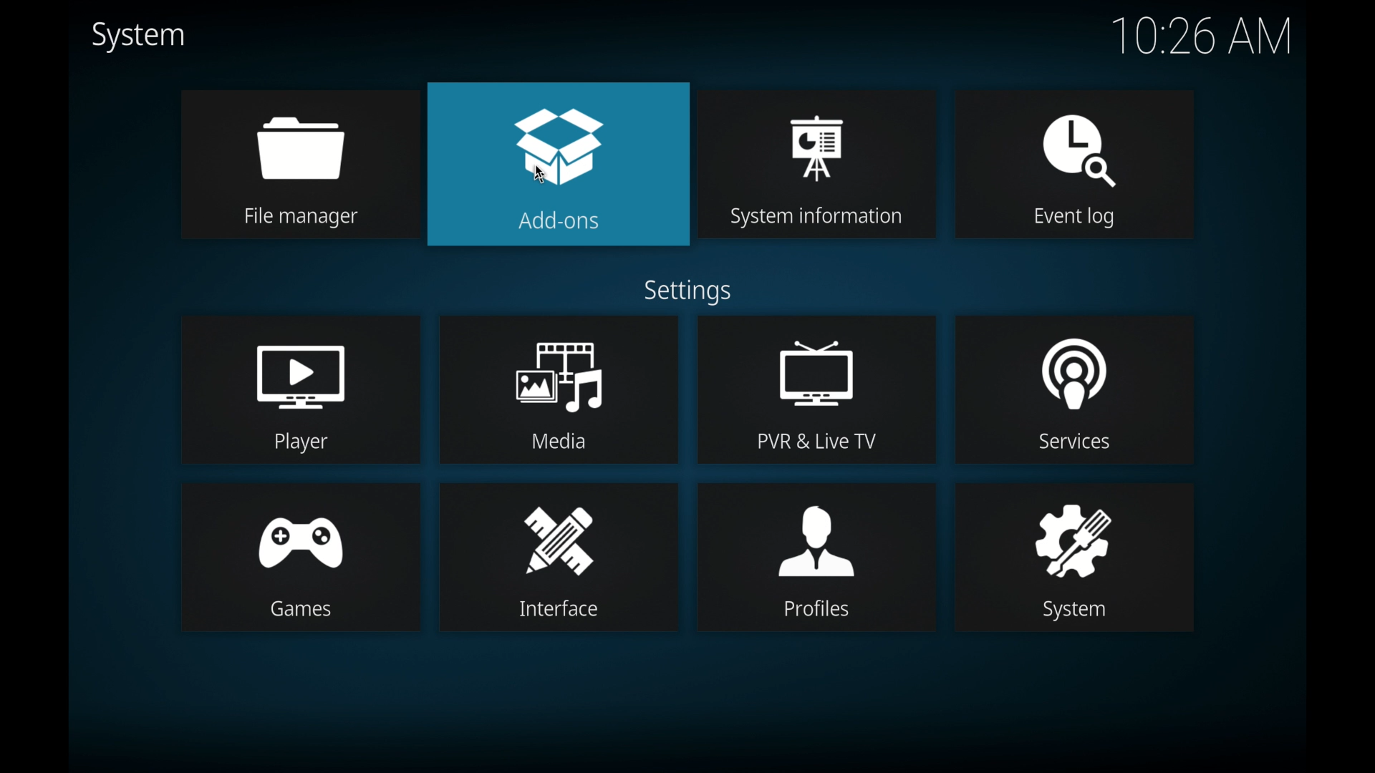 The width and height of the screenshot is (1375, 773). What do you see at coordinates (301, 557) in the screenshot?
I see `games` at bounding box center [301, 557].